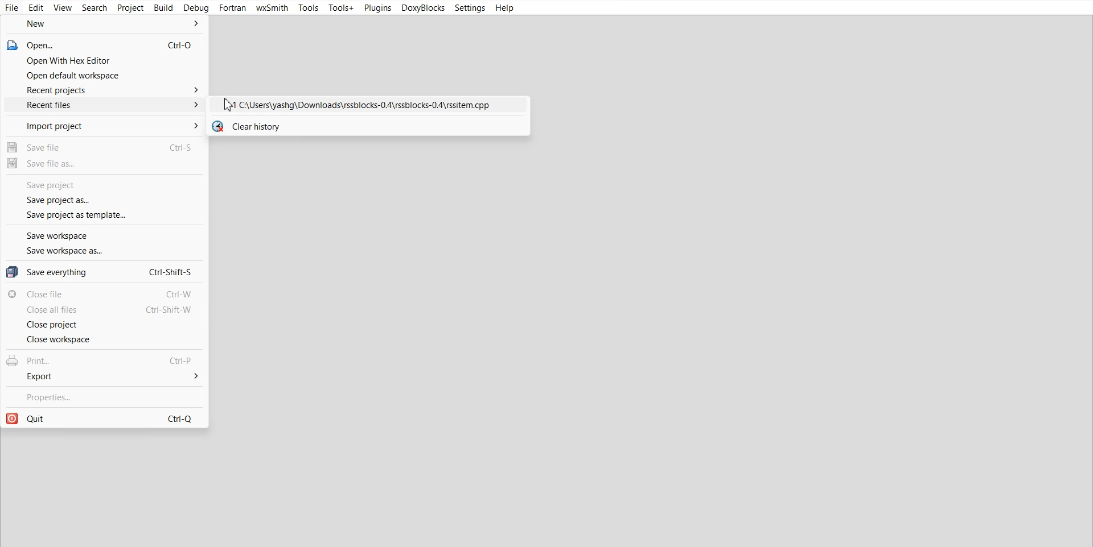 The height and width of the screenshot is (547, 1093). I want to click on Fortran, so click(233, 8).